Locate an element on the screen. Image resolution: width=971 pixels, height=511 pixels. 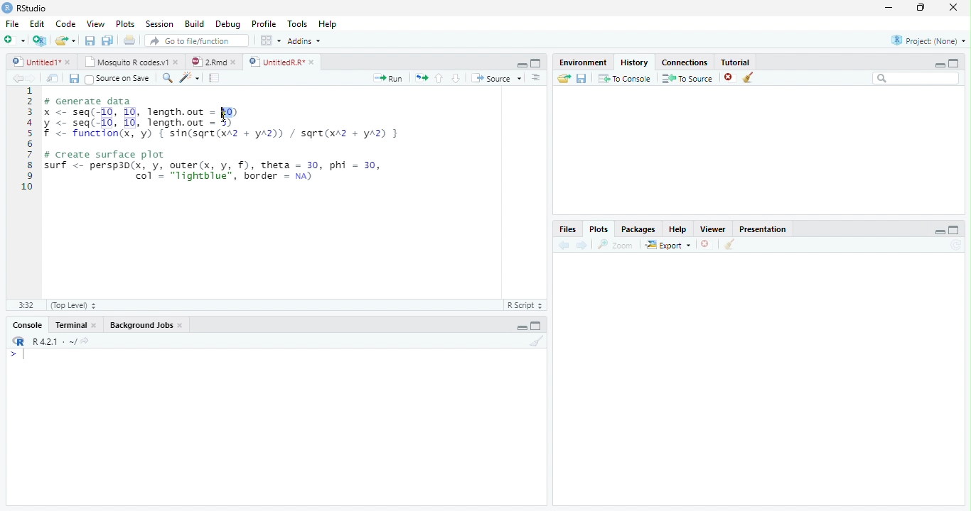
Tools is located at coordinates (296, 23).